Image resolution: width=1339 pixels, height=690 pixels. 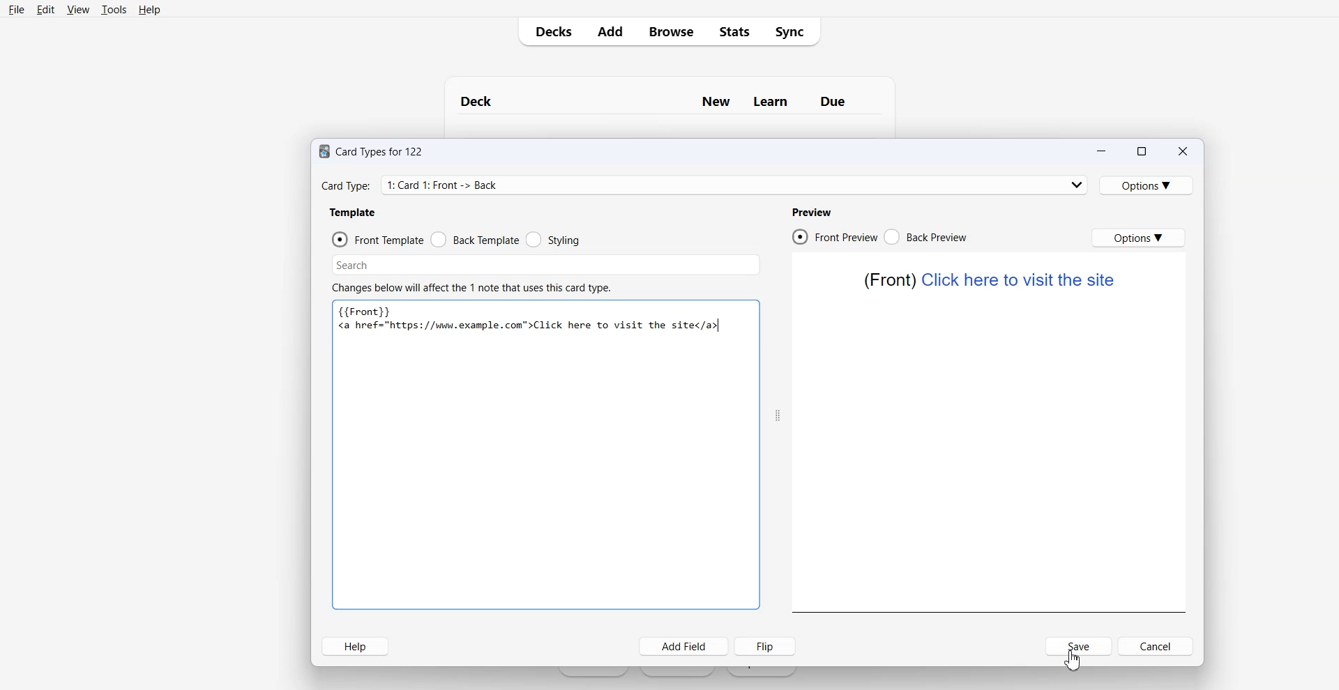 I want to click on Card type, so click(x=704, y=184).